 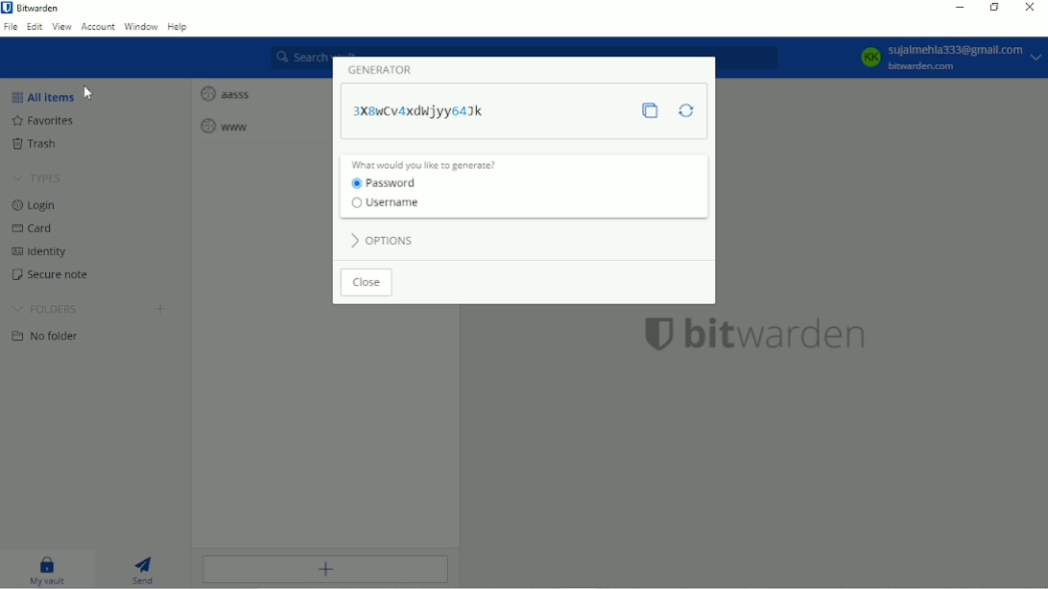 I want to click on Send, so click(x=146, y=570).